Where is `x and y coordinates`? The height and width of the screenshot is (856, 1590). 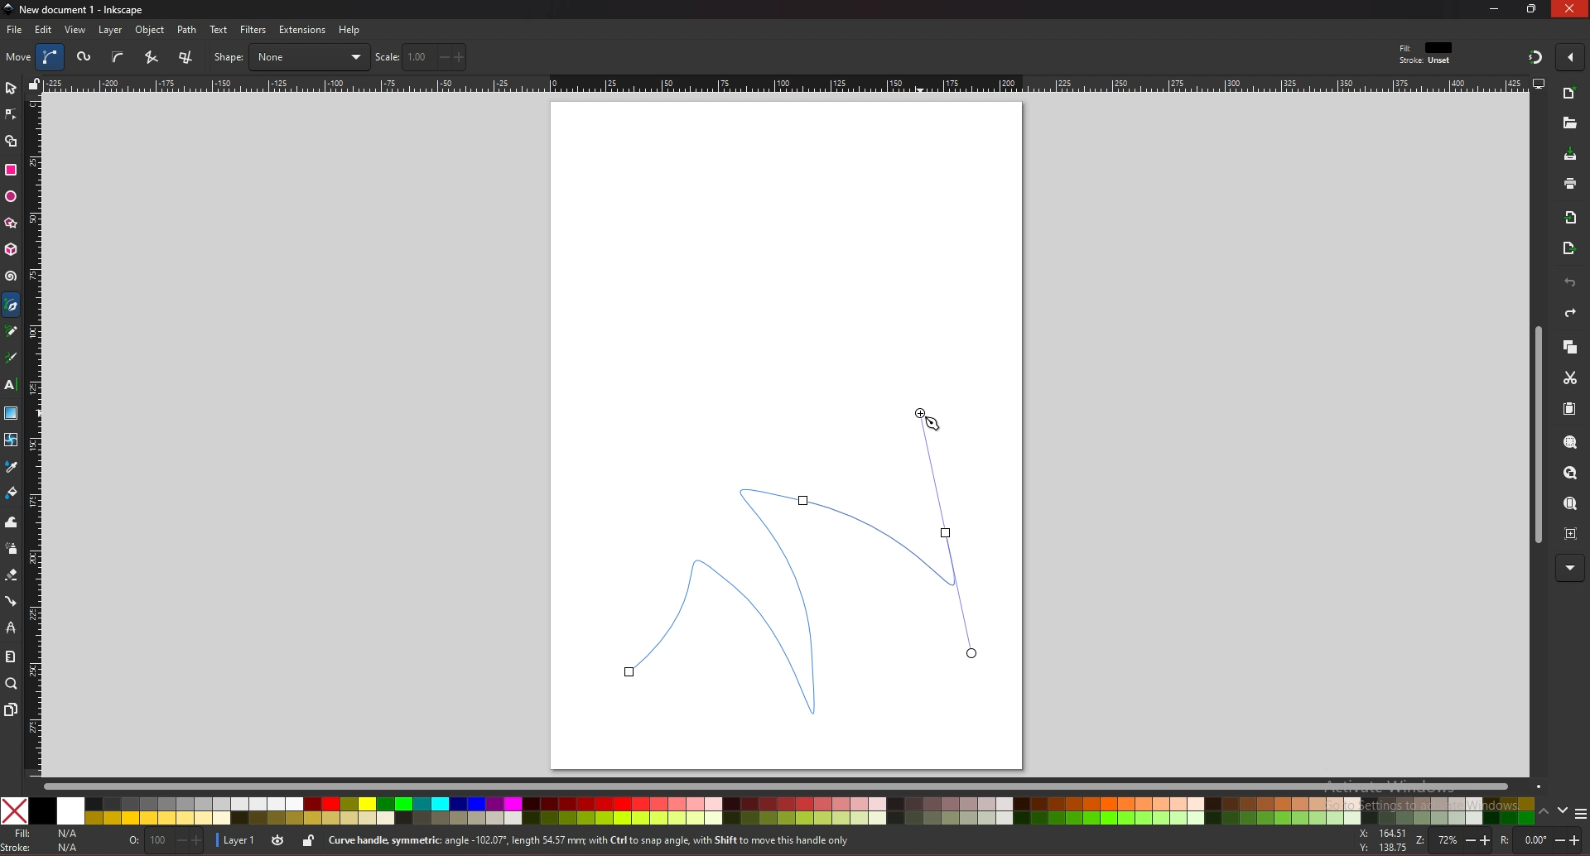
x and y coordinates is located at coordinates (1381, 840).